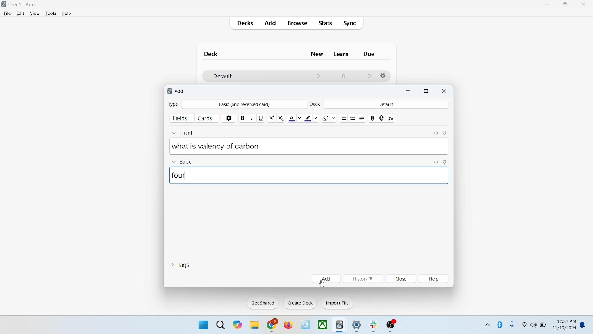 The width and height of the screenshot is (593, 334). Describe the element at coordinates (222, 77) in the screenshot. I see `default` at that location.